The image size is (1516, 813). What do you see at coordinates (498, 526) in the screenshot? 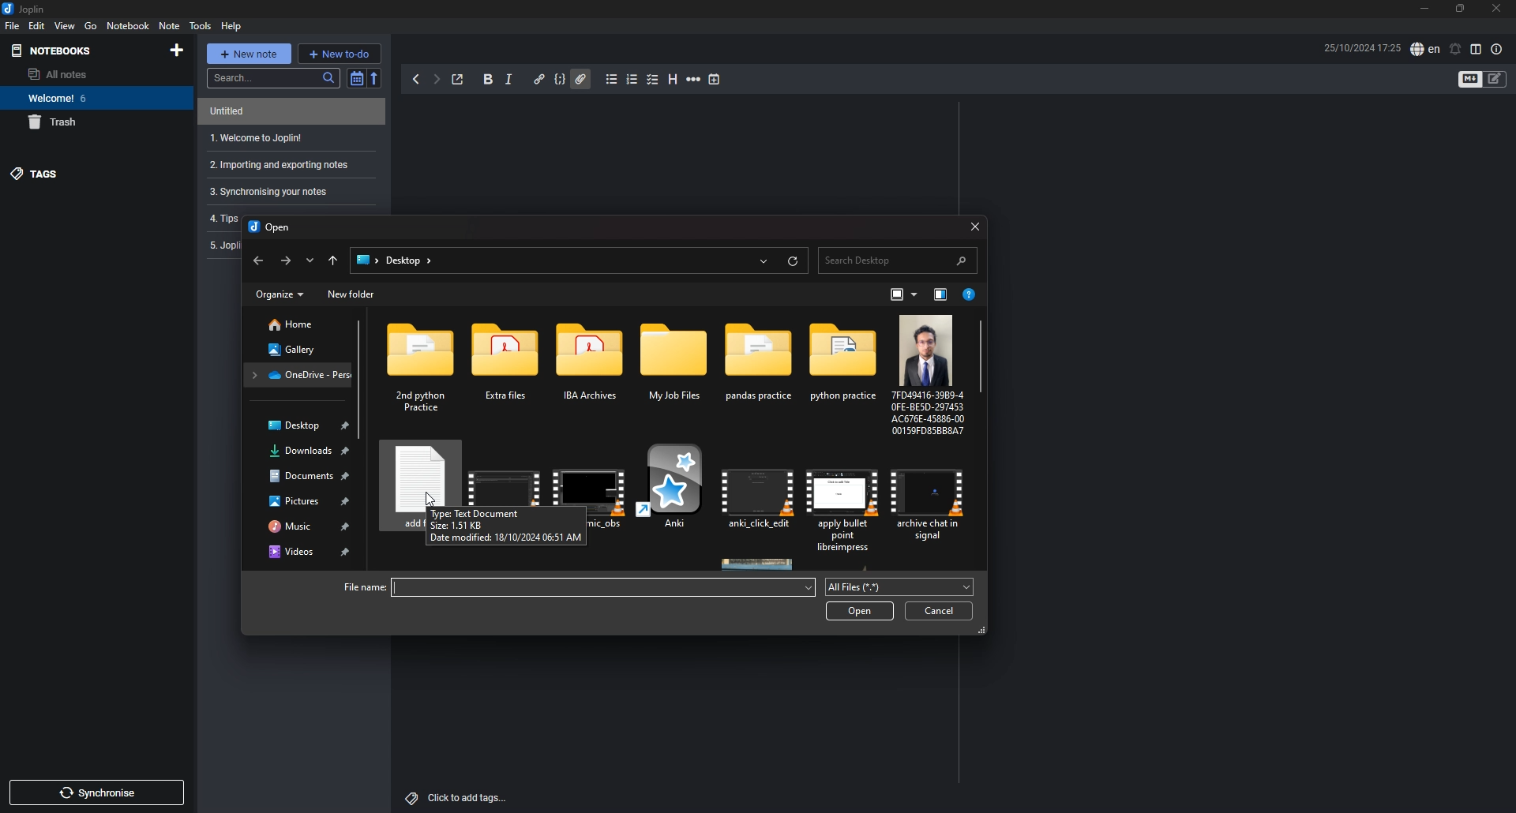
I see `Type: Text Document Size: 1.51 kB Date modified: 18/10/2024 06:51 AM` at bounding box center [498, 526].